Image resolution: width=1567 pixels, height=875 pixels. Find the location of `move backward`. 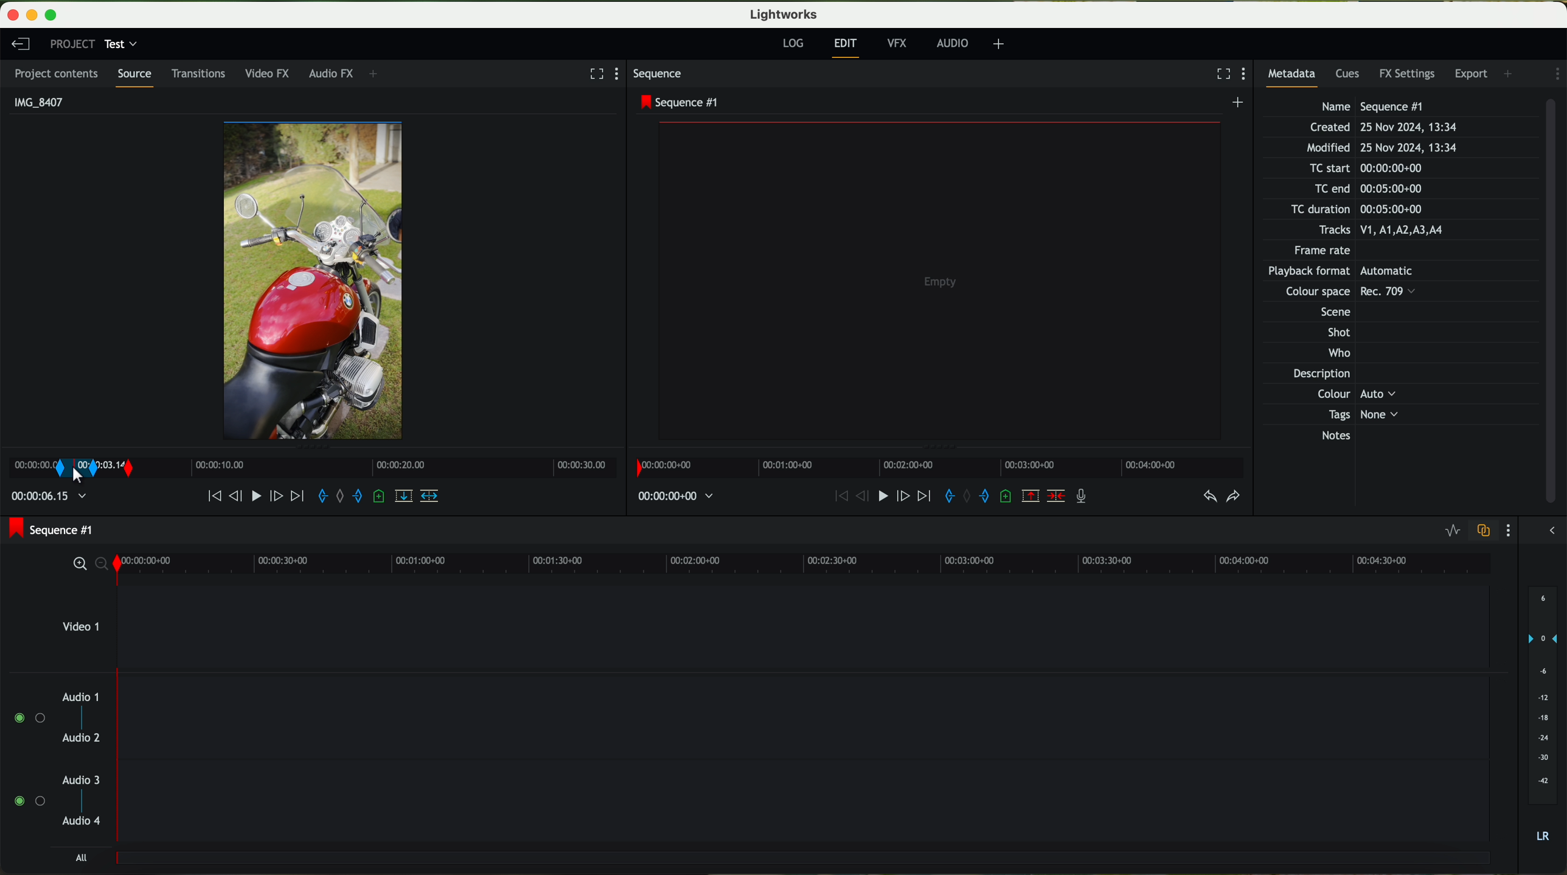

move backward is located at coordinates (207, 497).